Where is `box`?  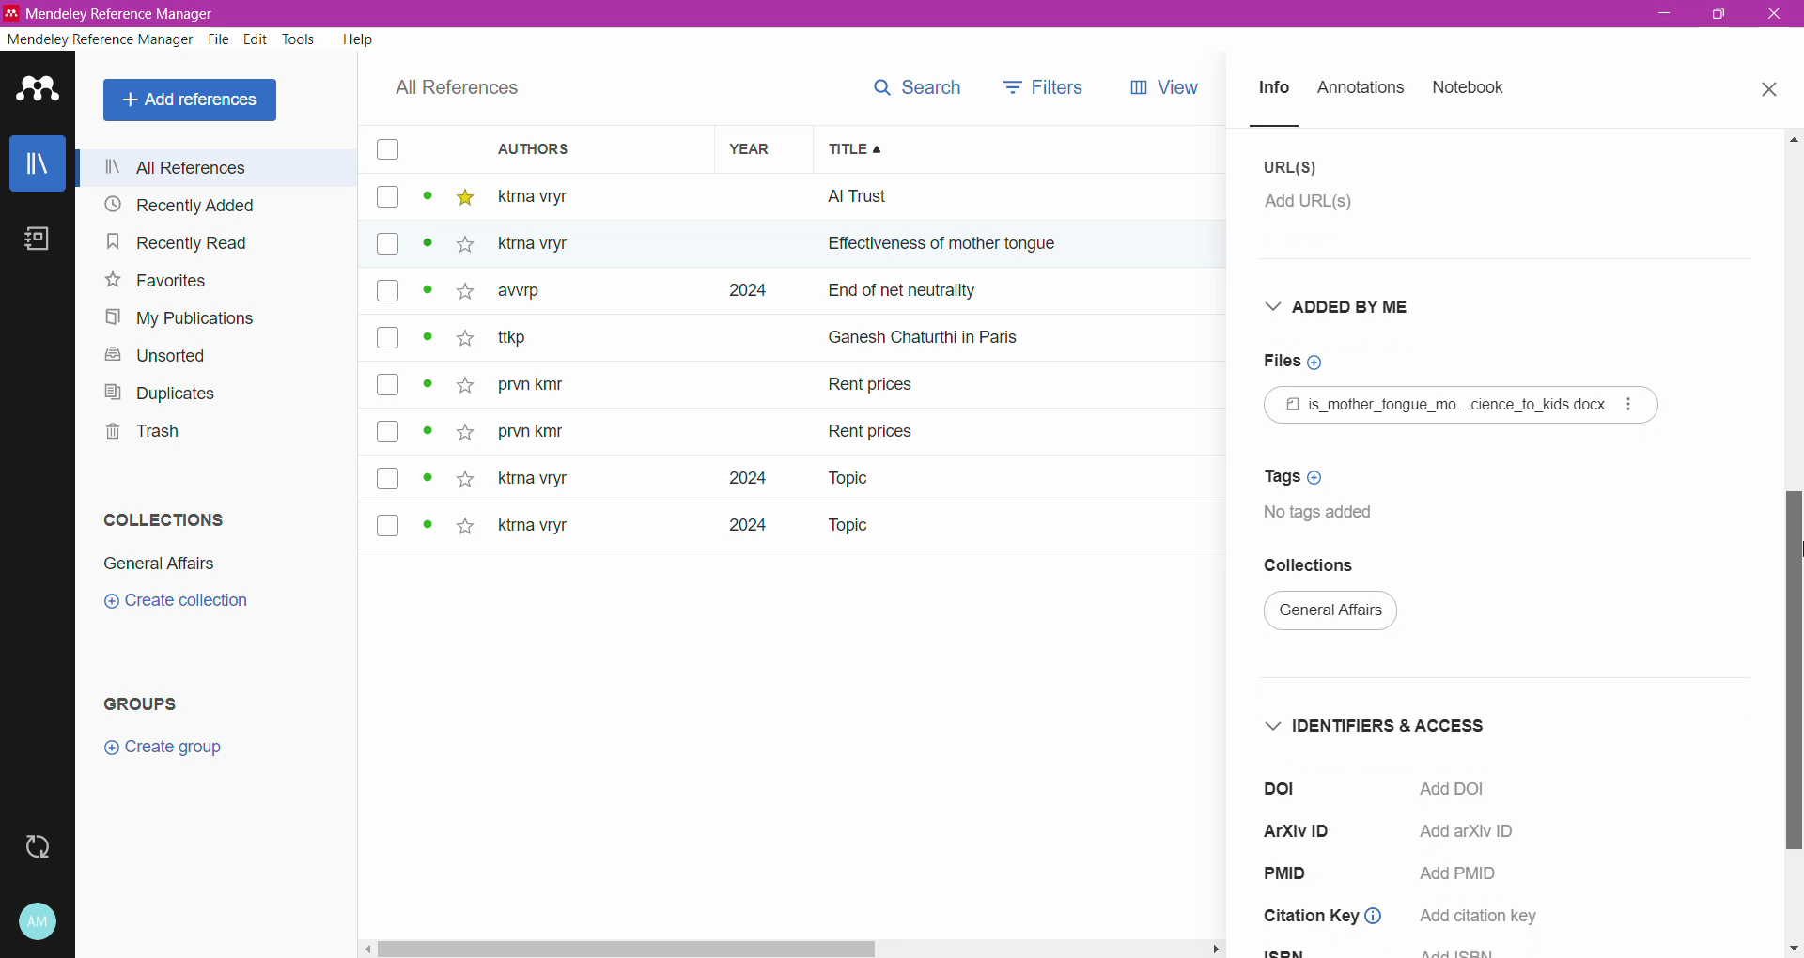
box is located at coordinates (386, 245).